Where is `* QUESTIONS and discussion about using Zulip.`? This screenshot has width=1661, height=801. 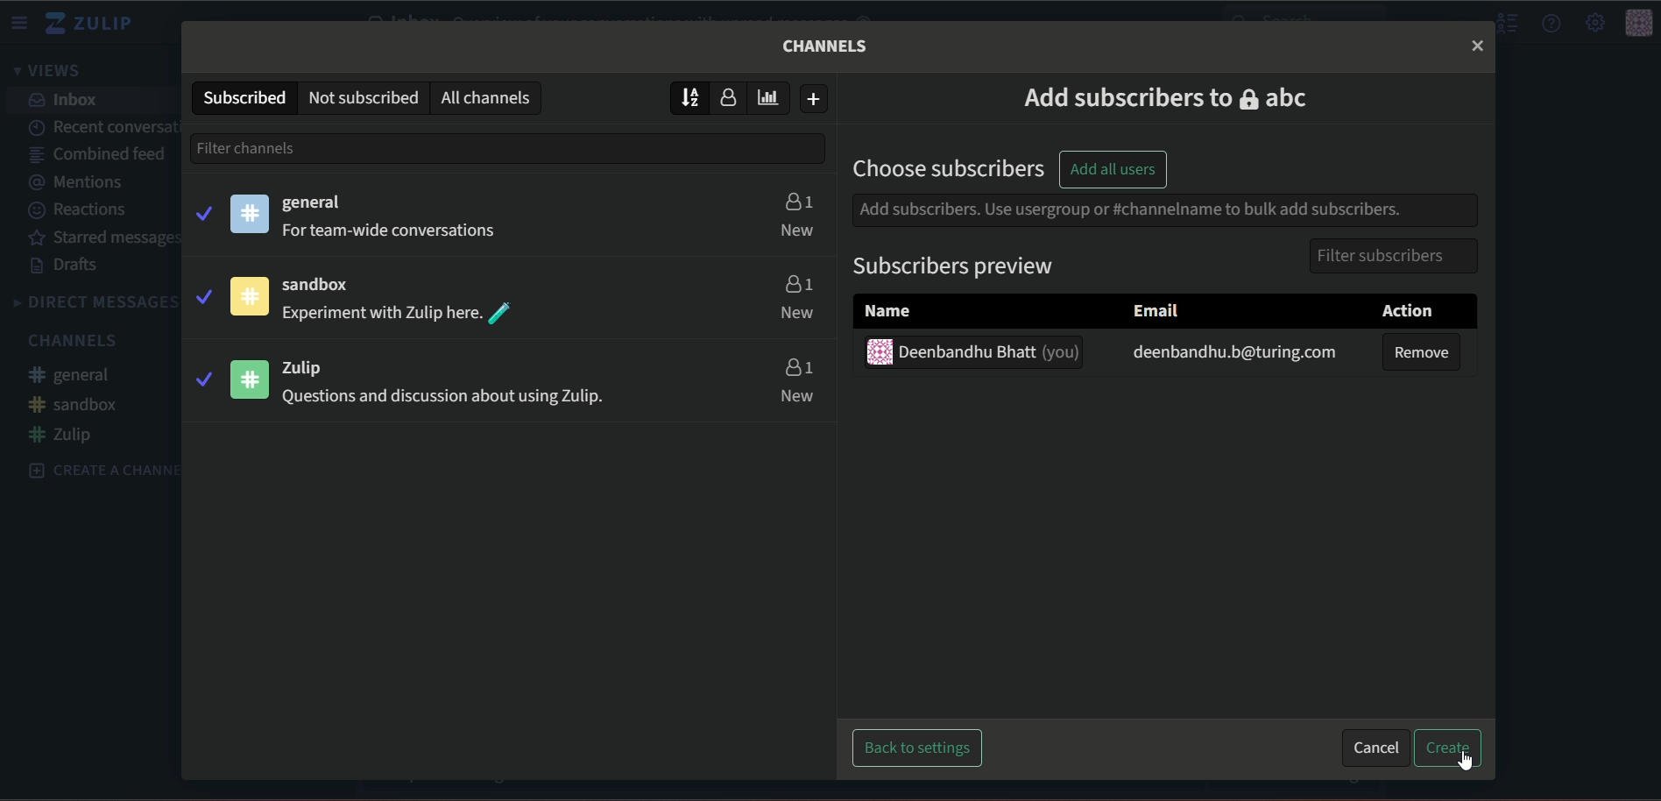
* QUESTIONS and discussion about using Zulip. is located at coordinates (442, 400).